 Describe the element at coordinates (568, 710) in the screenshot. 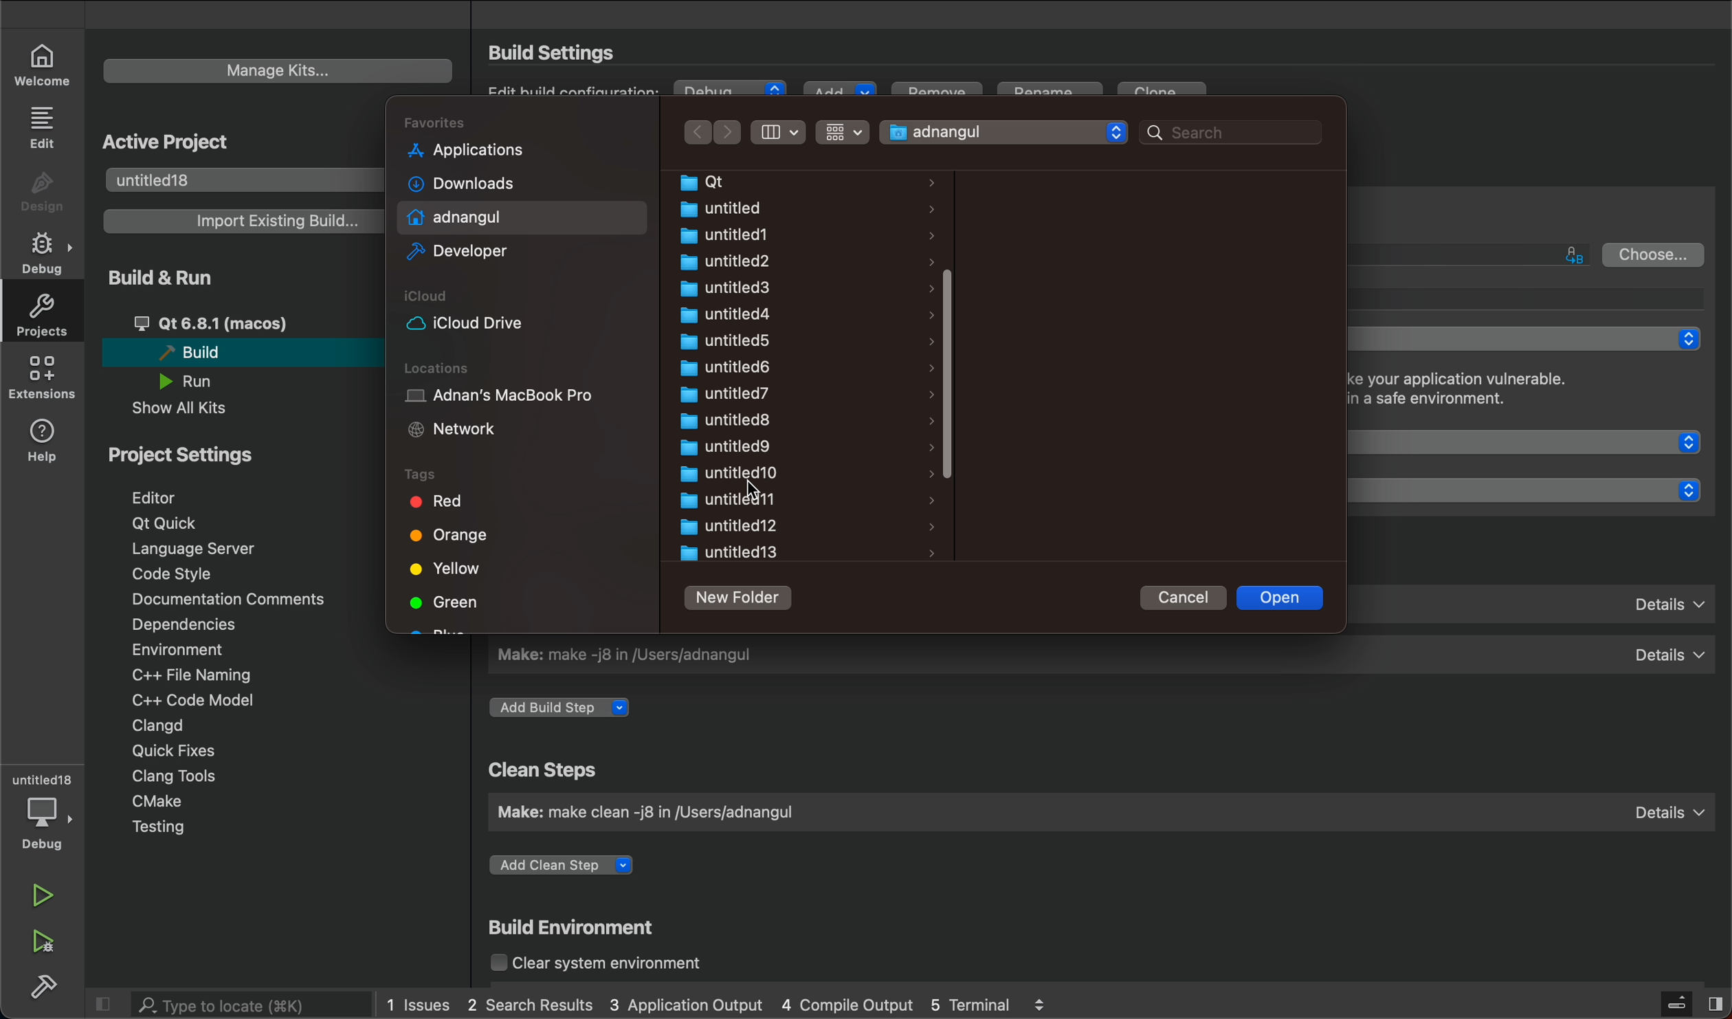

I see `add build step` at that location.